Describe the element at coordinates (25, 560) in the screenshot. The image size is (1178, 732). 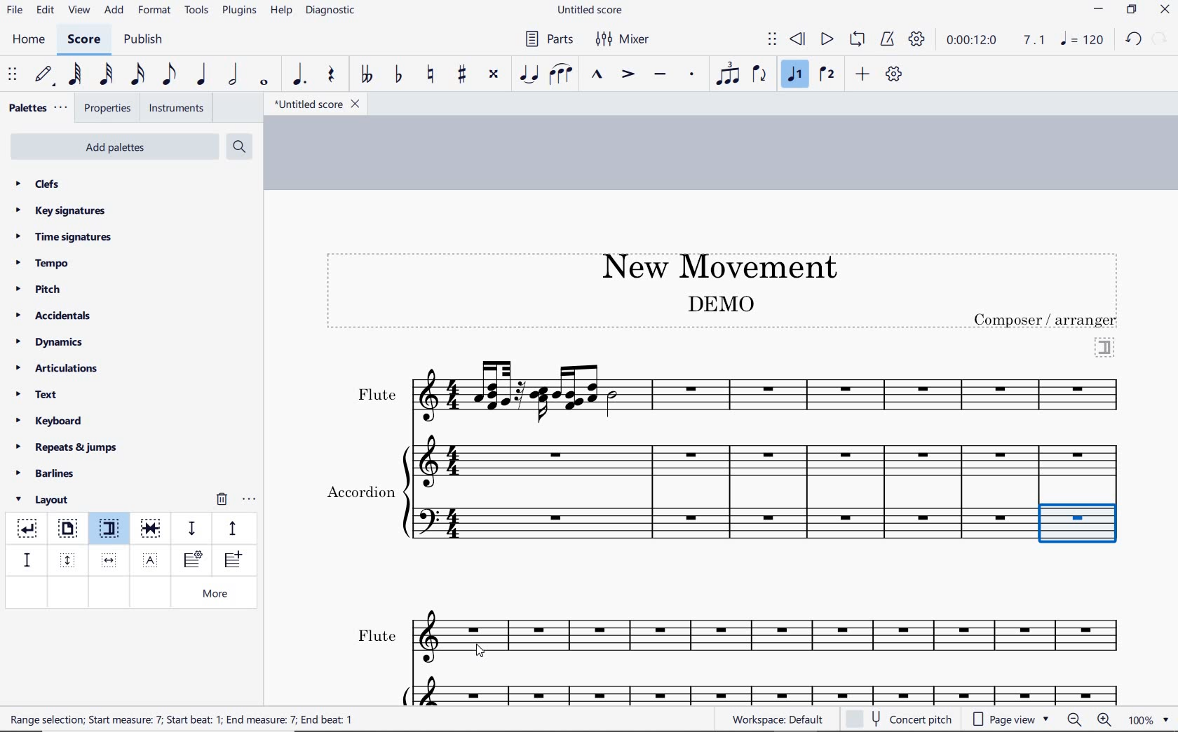
I see `staff spacer fixed down` at that location.